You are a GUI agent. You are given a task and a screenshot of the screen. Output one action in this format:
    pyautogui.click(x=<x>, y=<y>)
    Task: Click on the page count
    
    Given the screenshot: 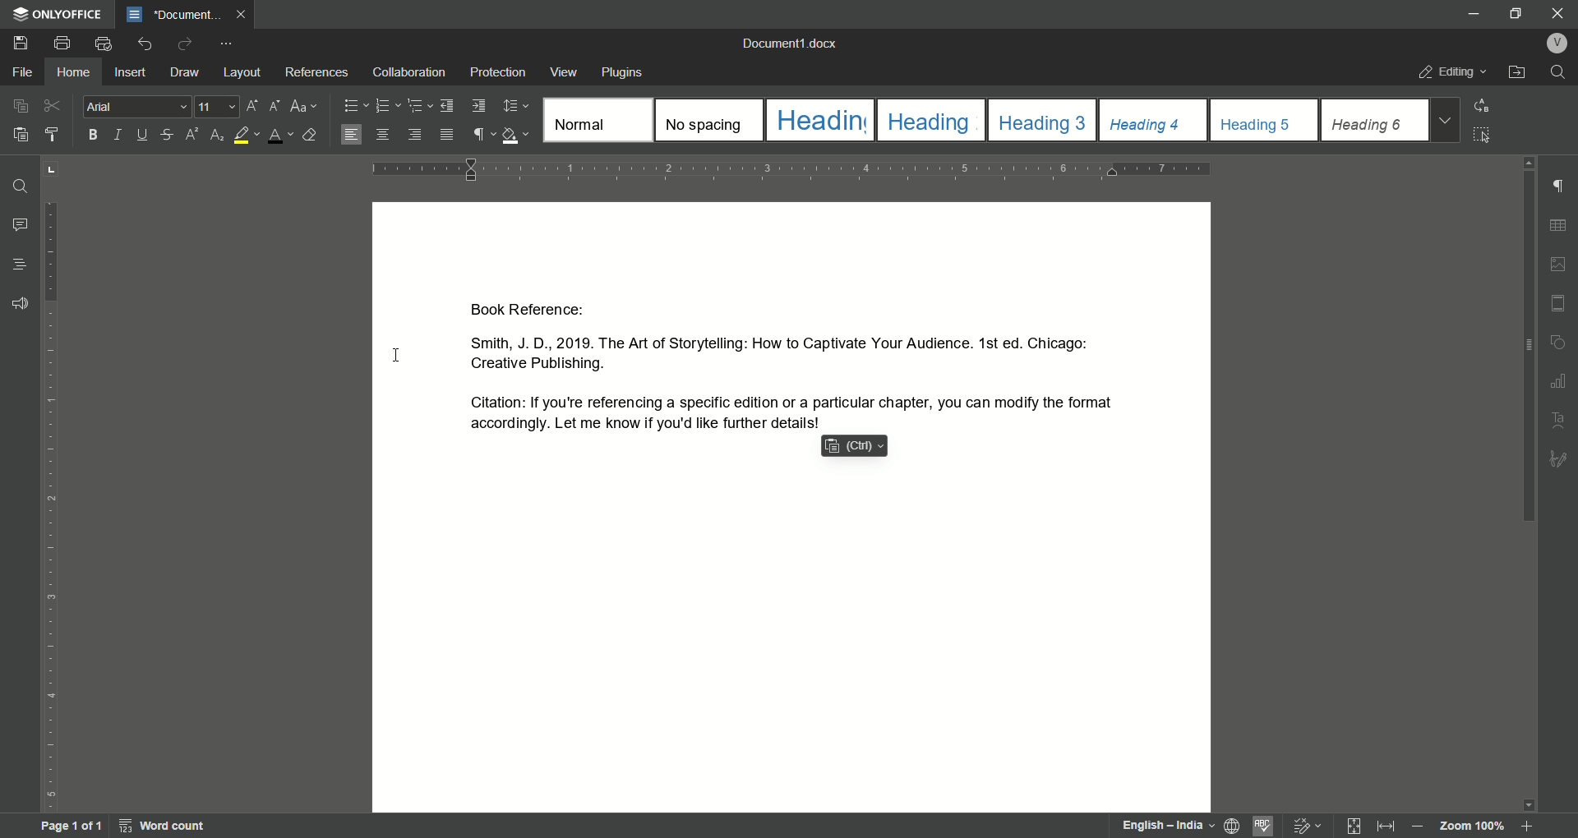 What is the action you would take?
    pyautogui.click(x=70, y=826)
    